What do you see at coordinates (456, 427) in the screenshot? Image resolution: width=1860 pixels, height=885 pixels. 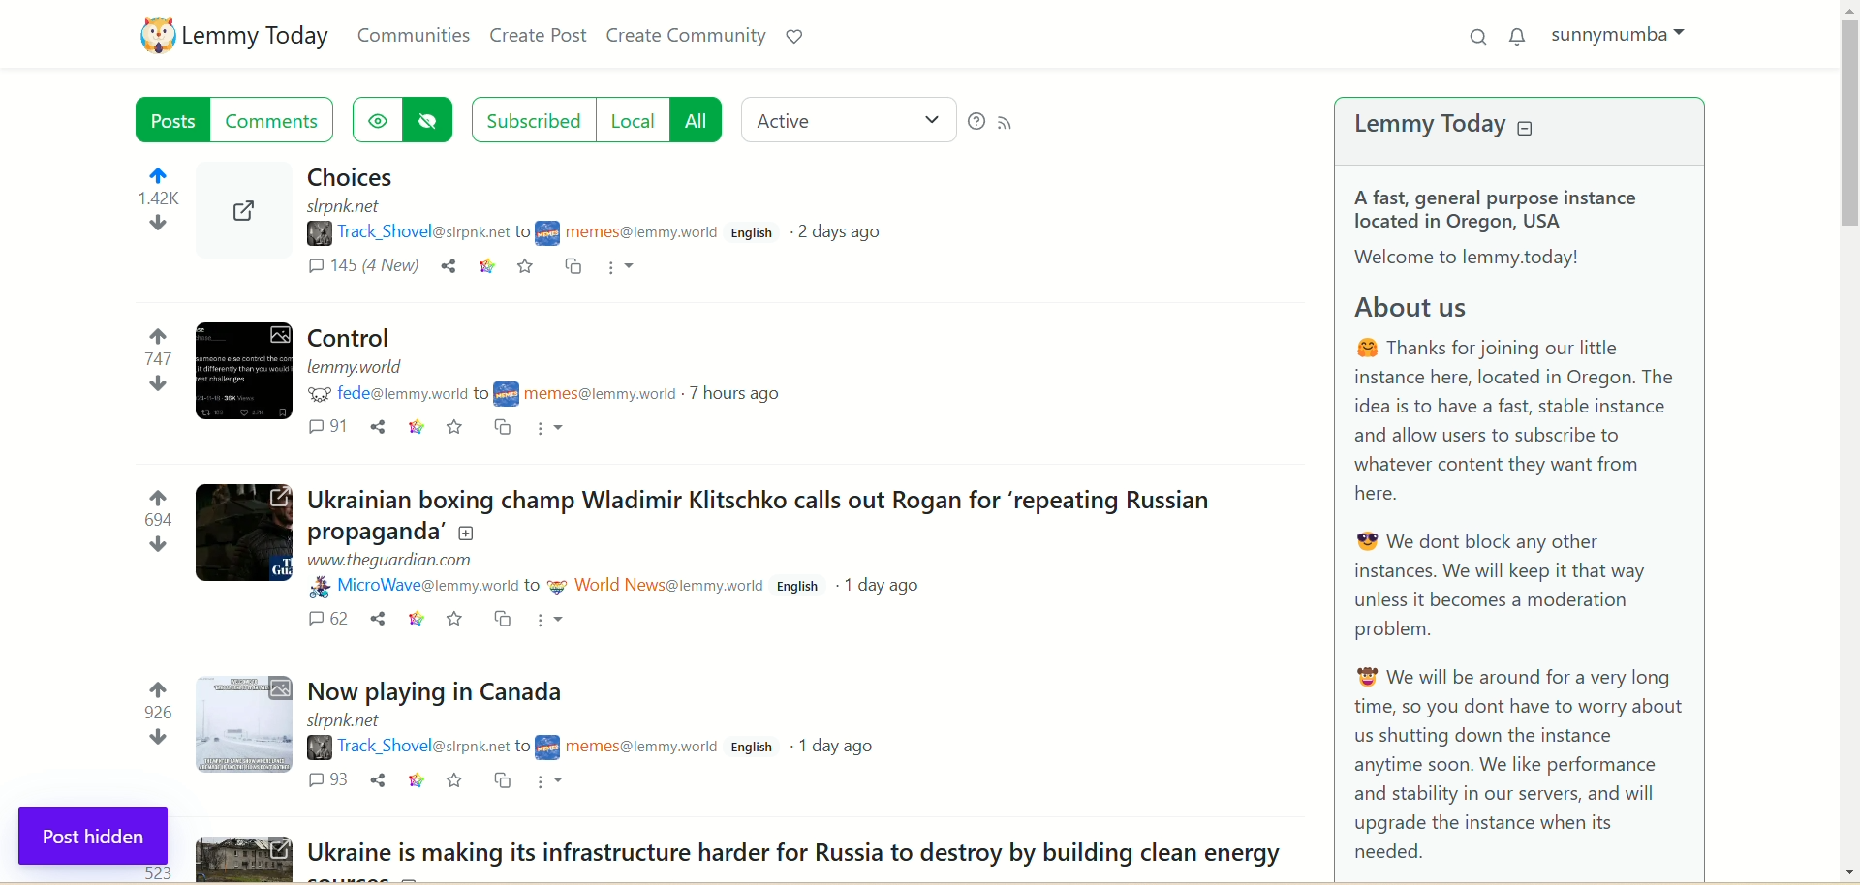 I see `favorite` at bounding box center [456, 427].